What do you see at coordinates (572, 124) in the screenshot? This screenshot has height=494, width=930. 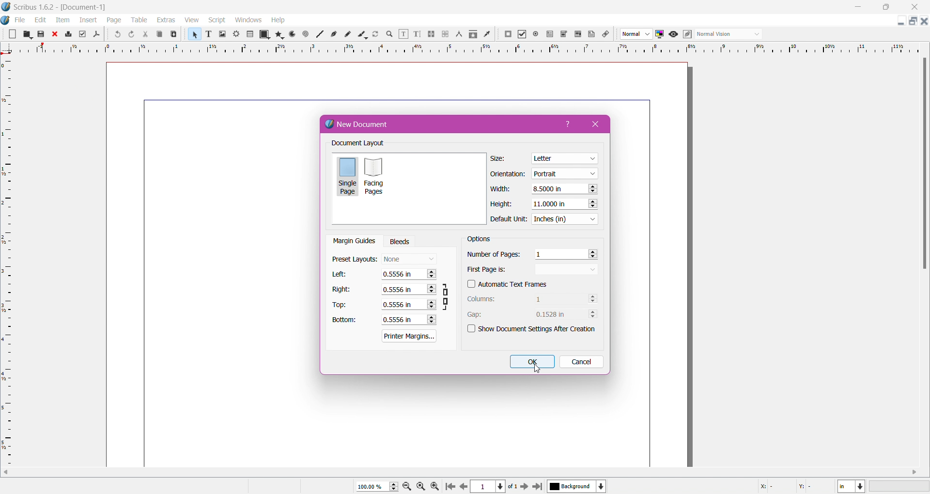 I see `help` at bounding box center [572, 124].